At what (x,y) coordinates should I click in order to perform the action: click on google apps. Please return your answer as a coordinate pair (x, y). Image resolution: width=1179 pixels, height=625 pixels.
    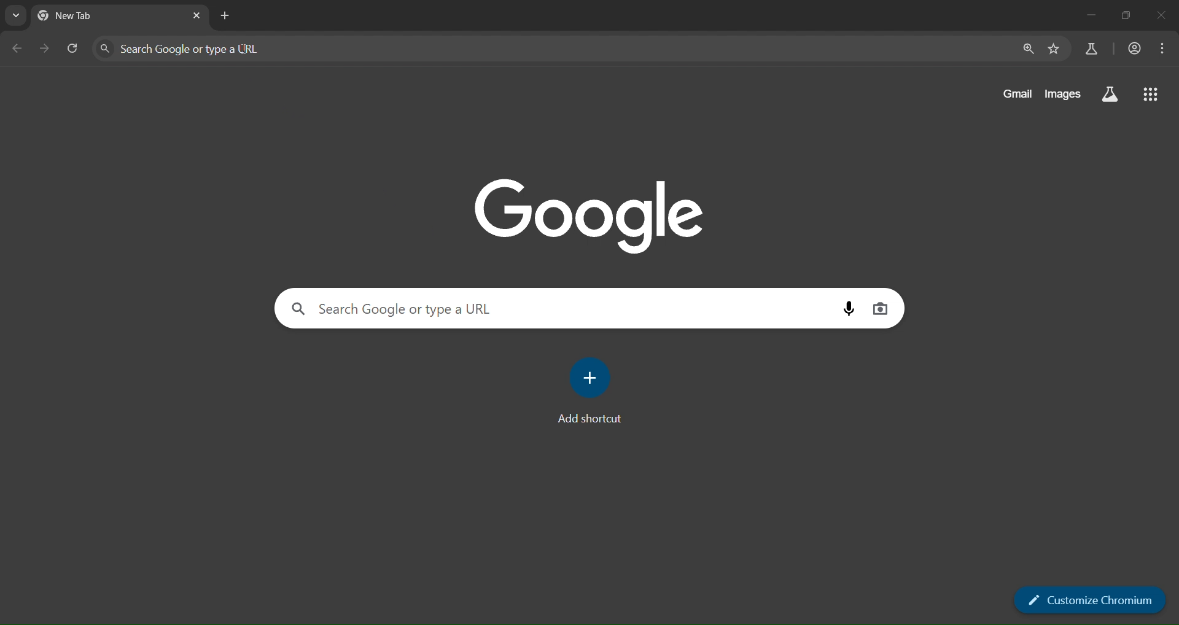
    Looking at the image, I should click on (1111, 96).